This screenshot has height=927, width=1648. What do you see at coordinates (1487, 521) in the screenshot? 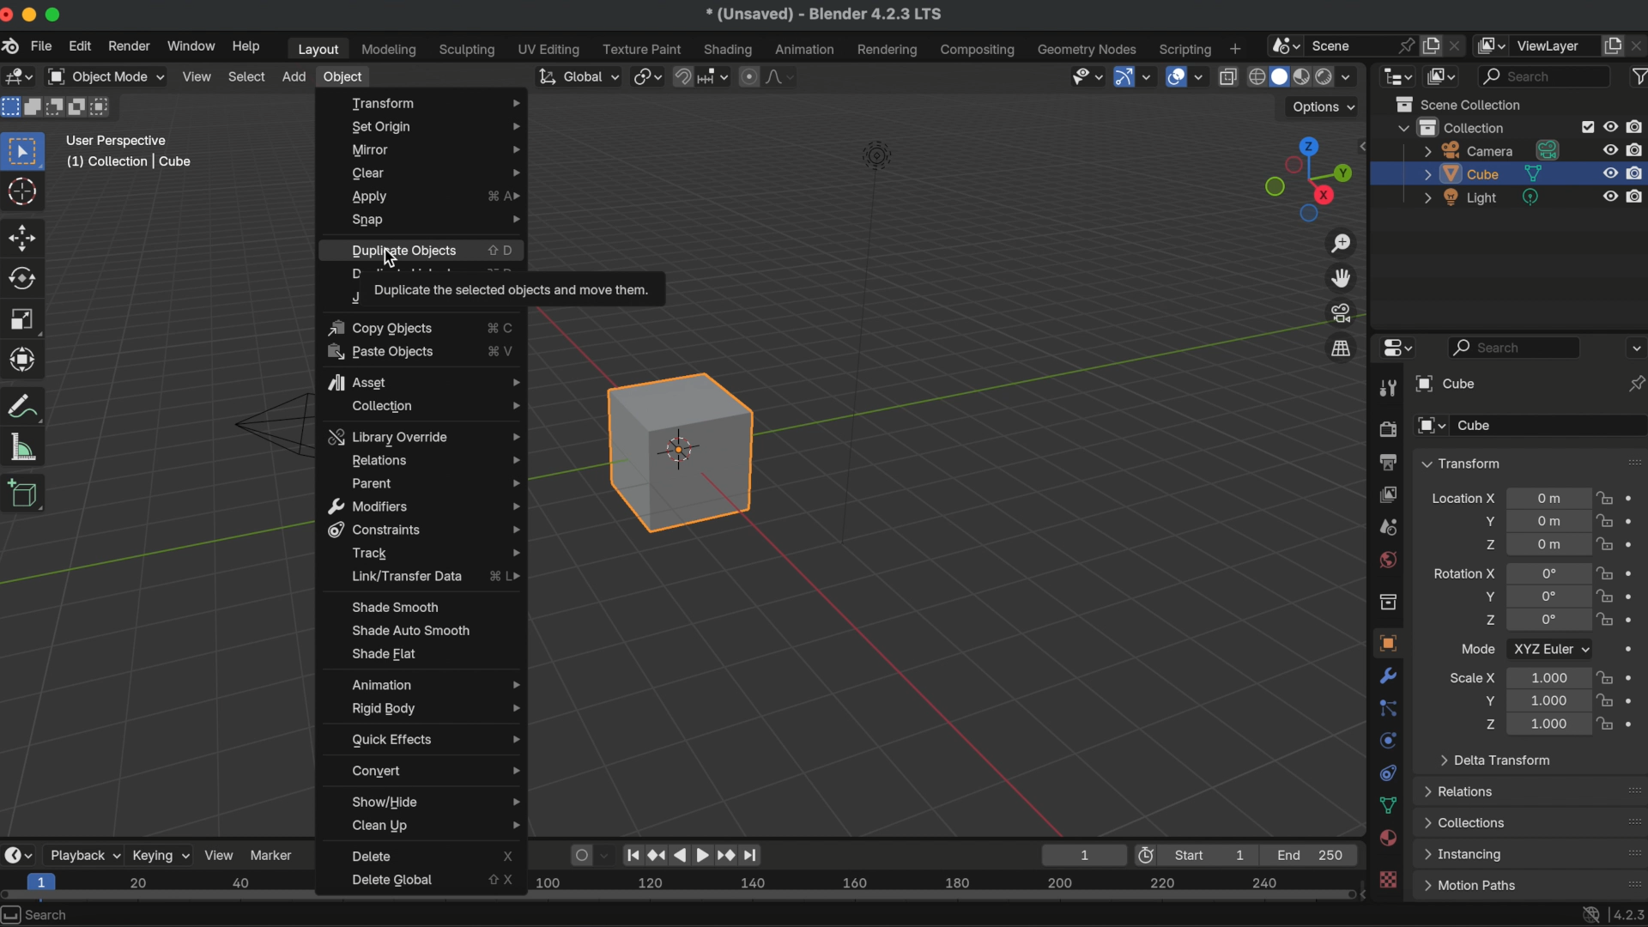
I see `location Y` at bounding box center [1487, 521].